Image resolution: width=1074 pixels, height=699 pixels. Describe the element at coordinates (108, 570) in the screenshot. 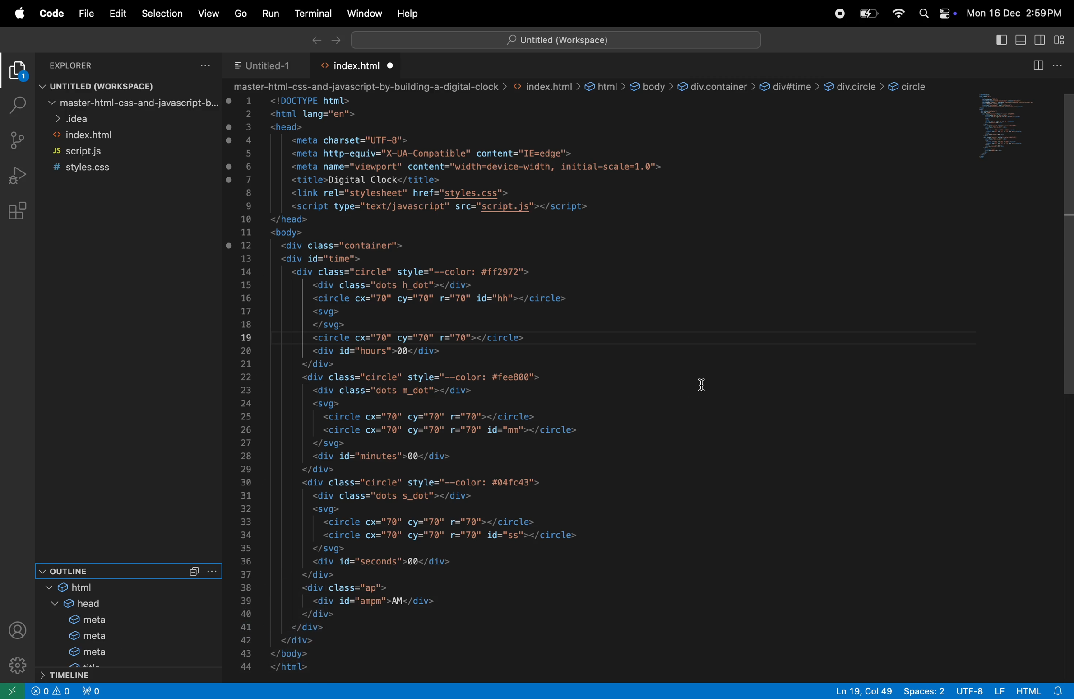

I see `out line` at that location.